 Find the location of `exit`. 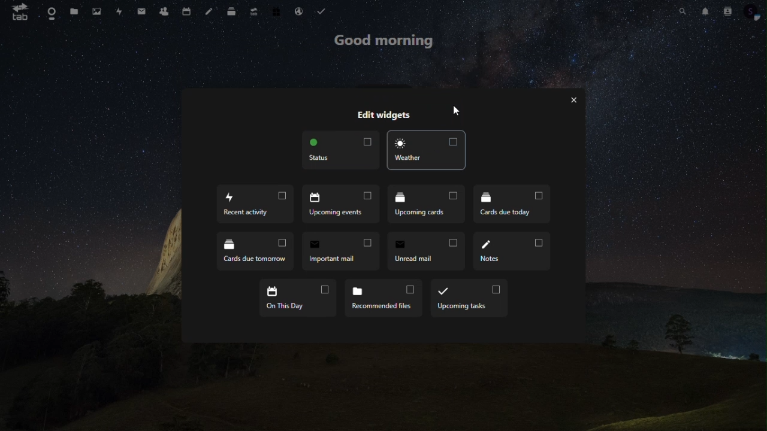

exit is located at coordinates (573, 101).